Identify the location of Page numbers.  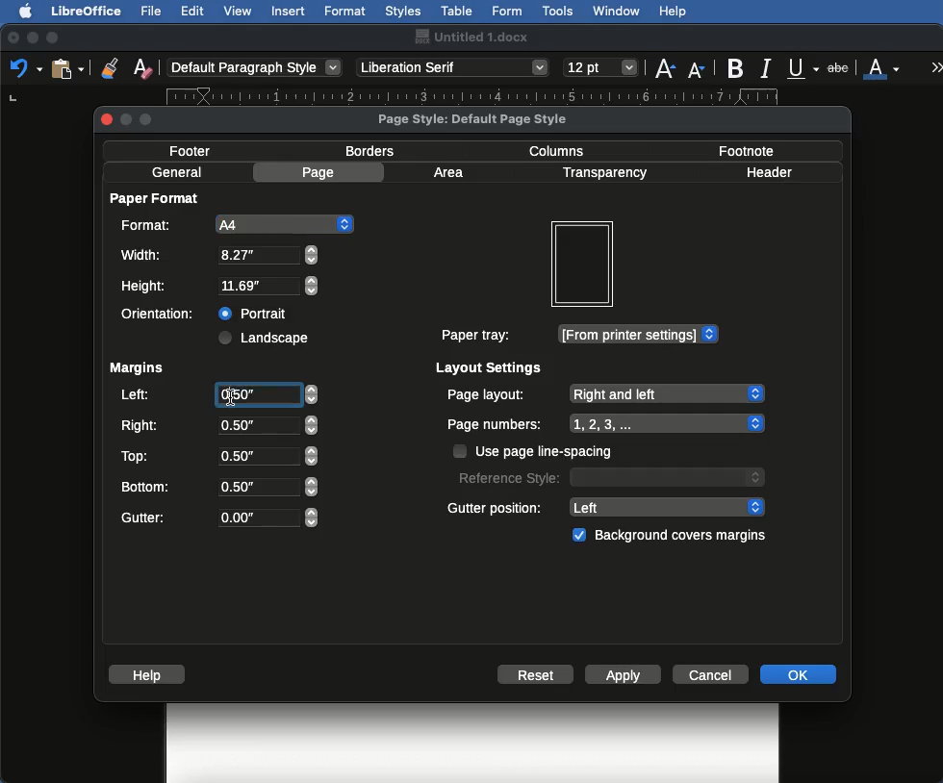
(606, 424).